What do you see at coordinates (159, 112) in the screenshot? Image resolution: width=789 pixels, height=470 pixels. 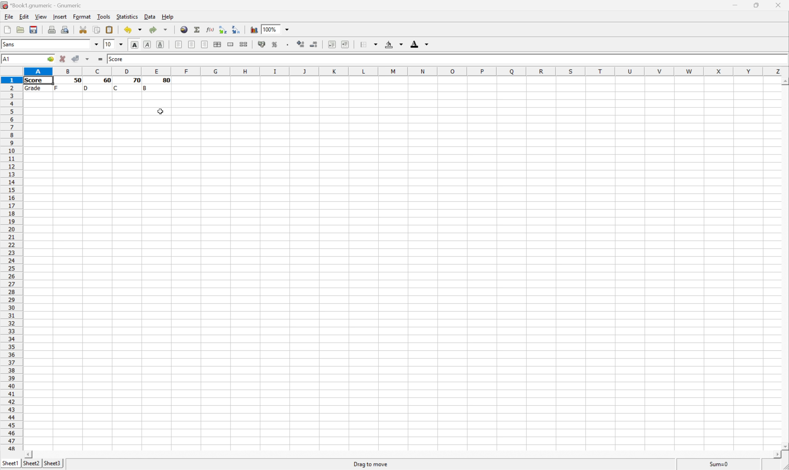 I see `Cursor` at bounding box center [159, 112].